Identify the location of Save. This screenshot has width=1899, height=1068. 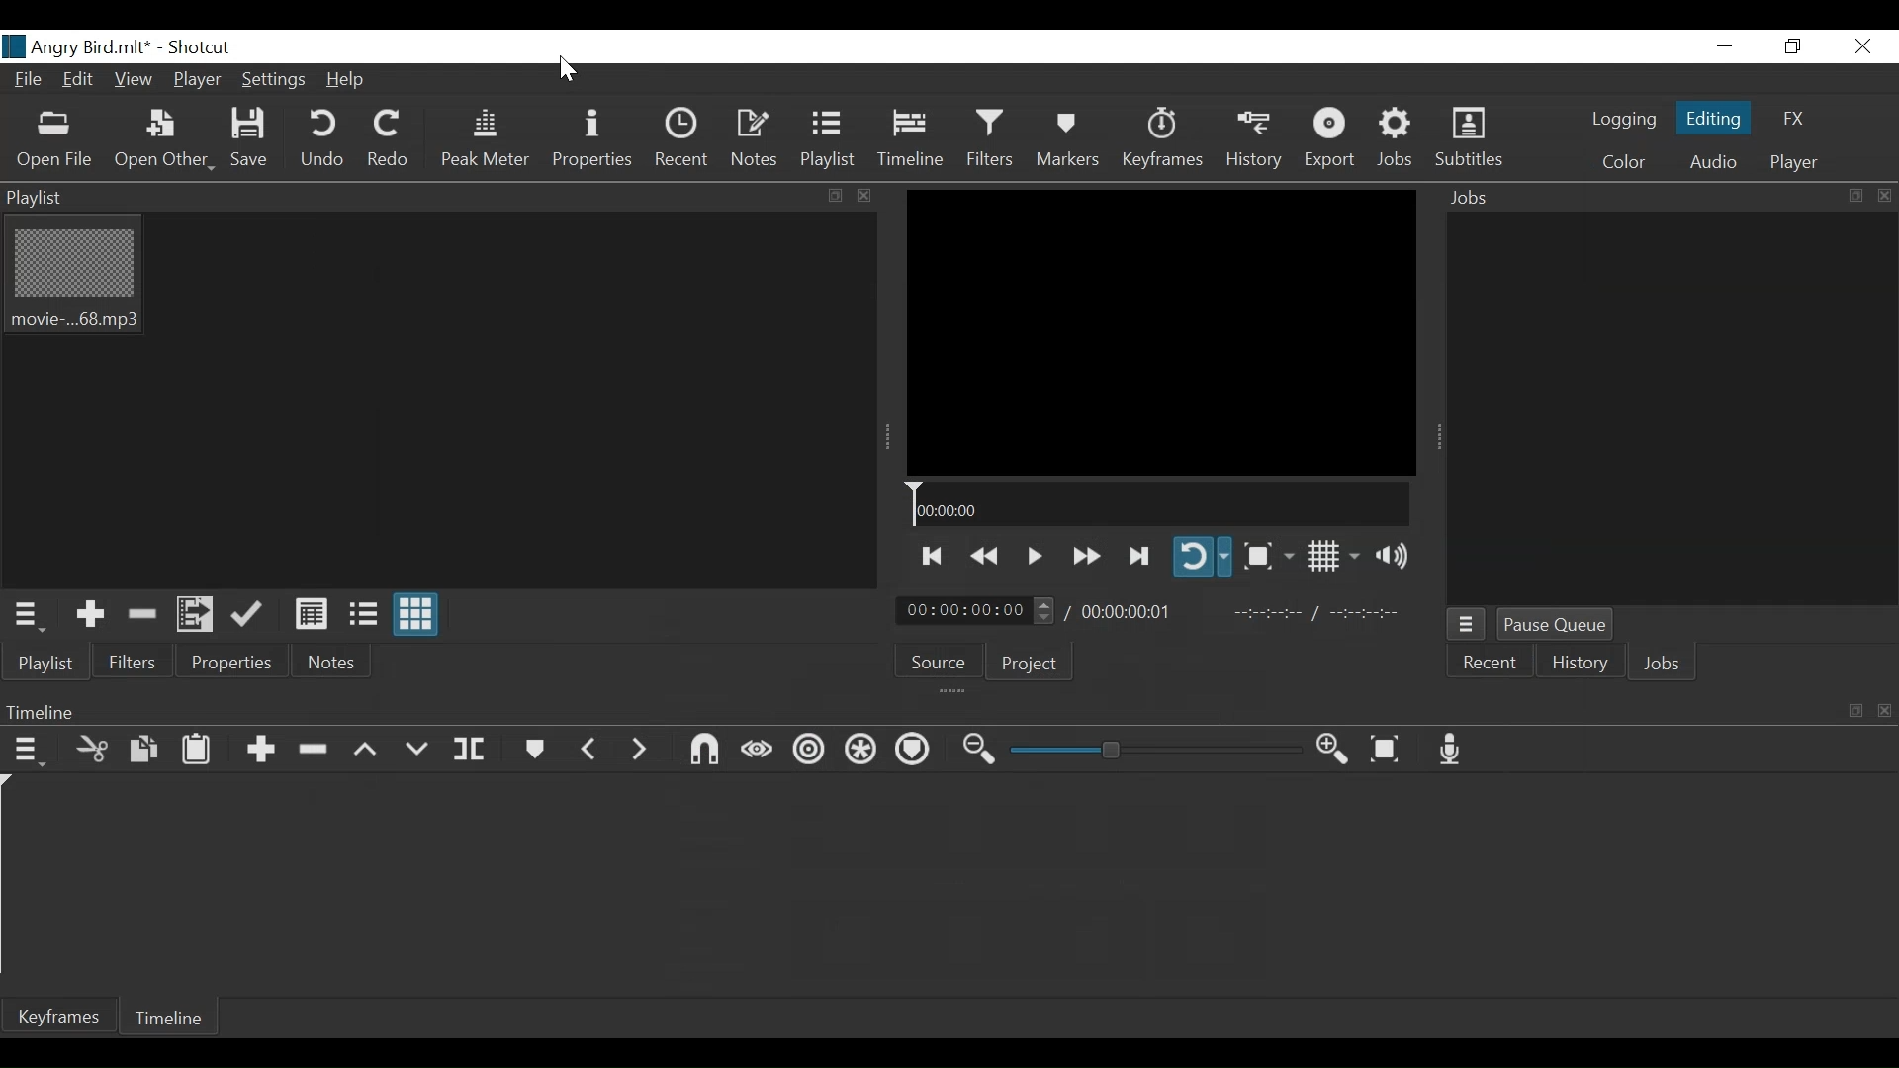
(253, 140).